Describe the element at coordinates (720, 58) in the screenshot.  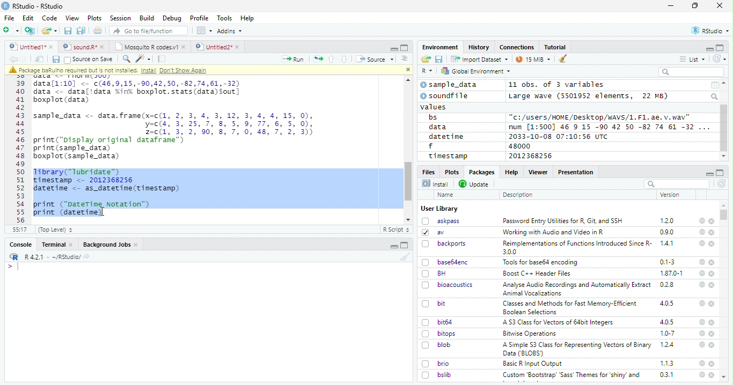
I see `Refresh` at that location.